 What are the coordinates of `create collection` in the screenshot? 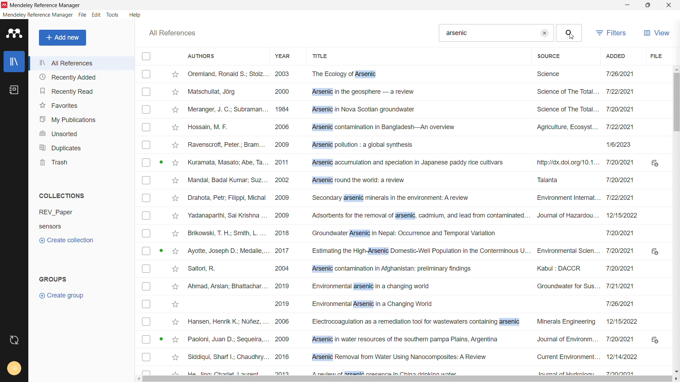 It's located at (82, 241).